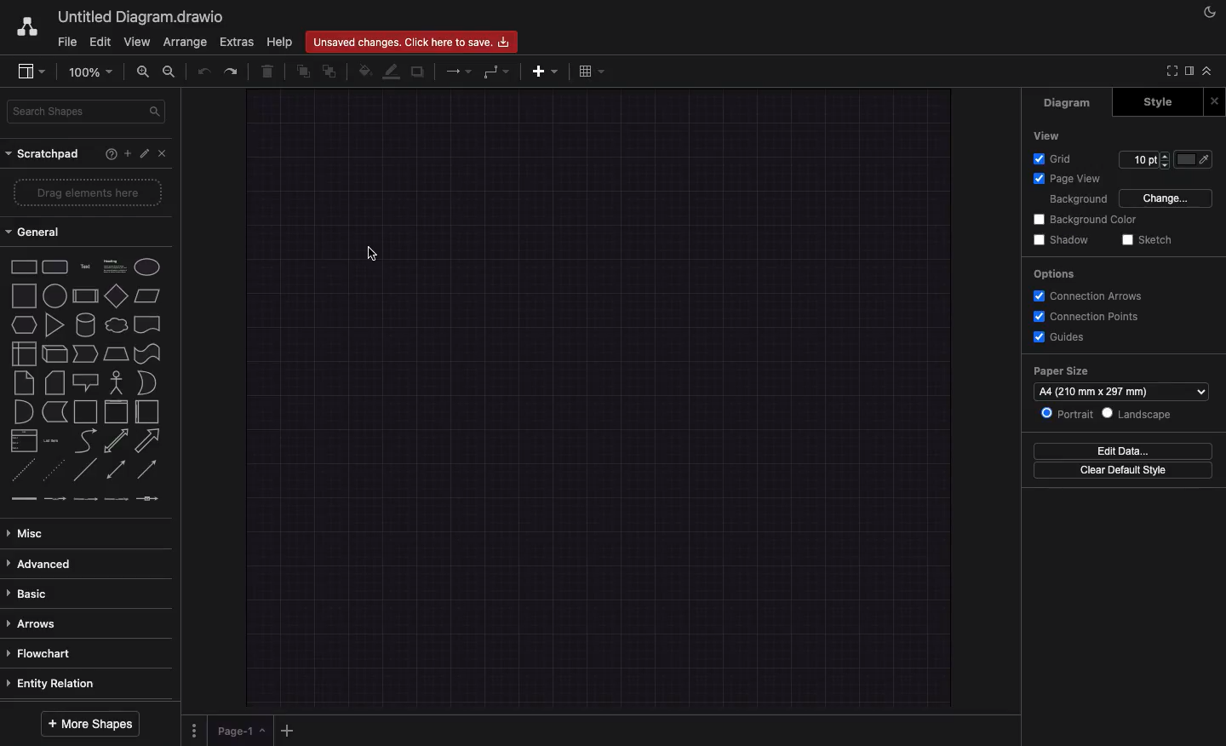  What do you see at coordinates (24, 442) in the screenshot?
I see `list` at bounding box center [24, 442].